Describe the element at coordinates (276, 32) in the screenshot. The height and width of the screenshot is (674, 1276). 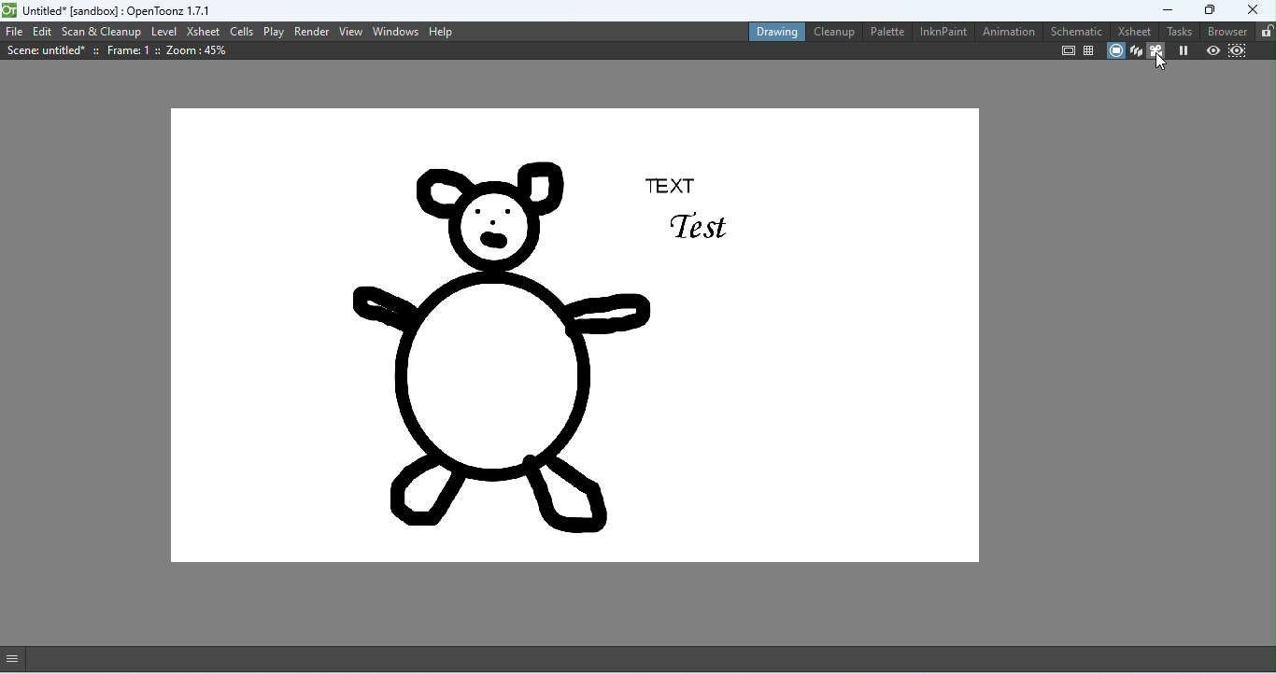
I see `play` at that location.